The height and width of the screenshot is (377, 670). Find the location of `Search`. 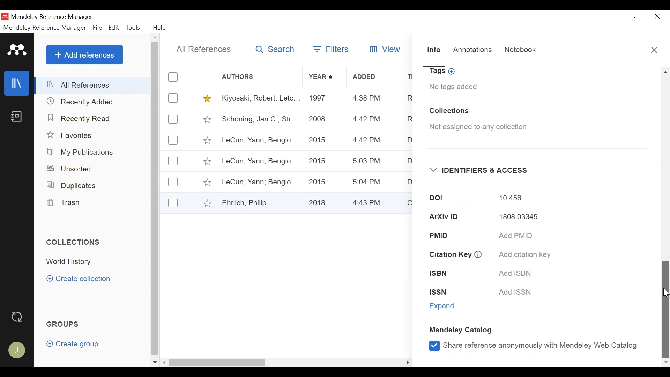

Search is located at coordinates (274, 50).